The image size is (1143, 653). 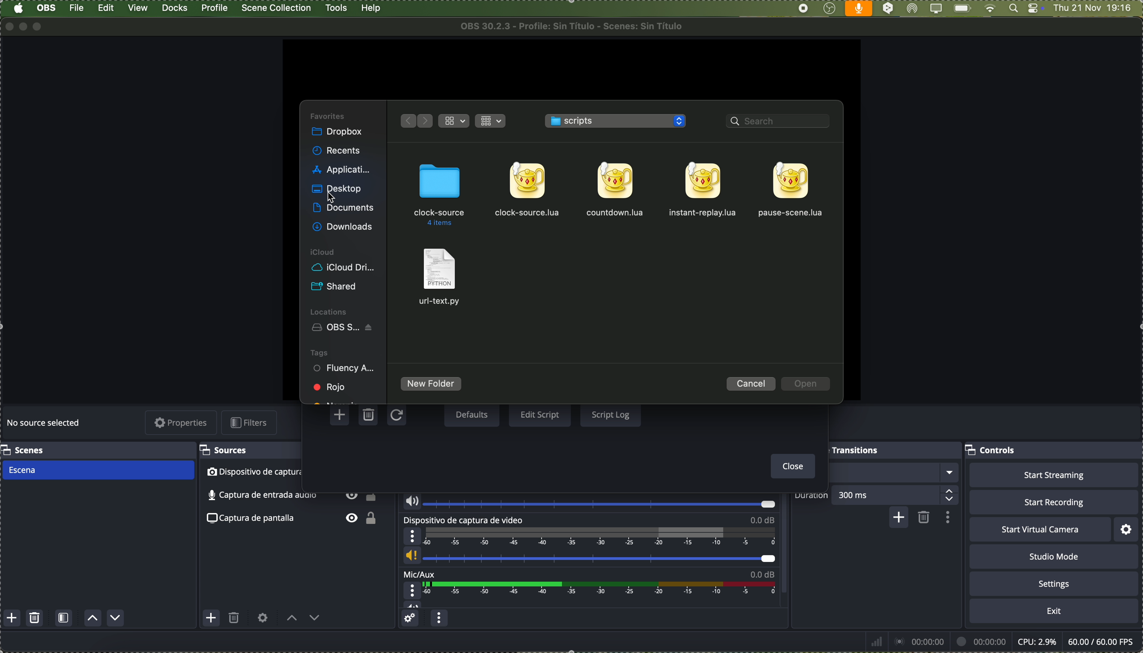 What do you see at coordinates (829, 9) in the screenshot?
I see `OBS Studio` at bounding box center [829, 9].